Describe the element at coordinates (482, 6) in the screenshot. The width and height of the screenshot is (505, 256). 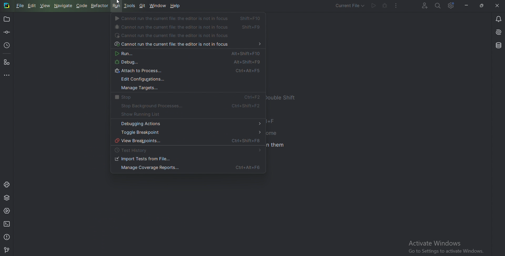
I see `Restore down` at that location.